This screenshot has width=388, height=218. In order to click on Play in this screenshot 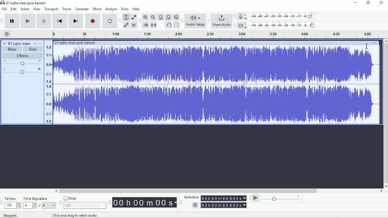, I will do `click(28, 21)`.